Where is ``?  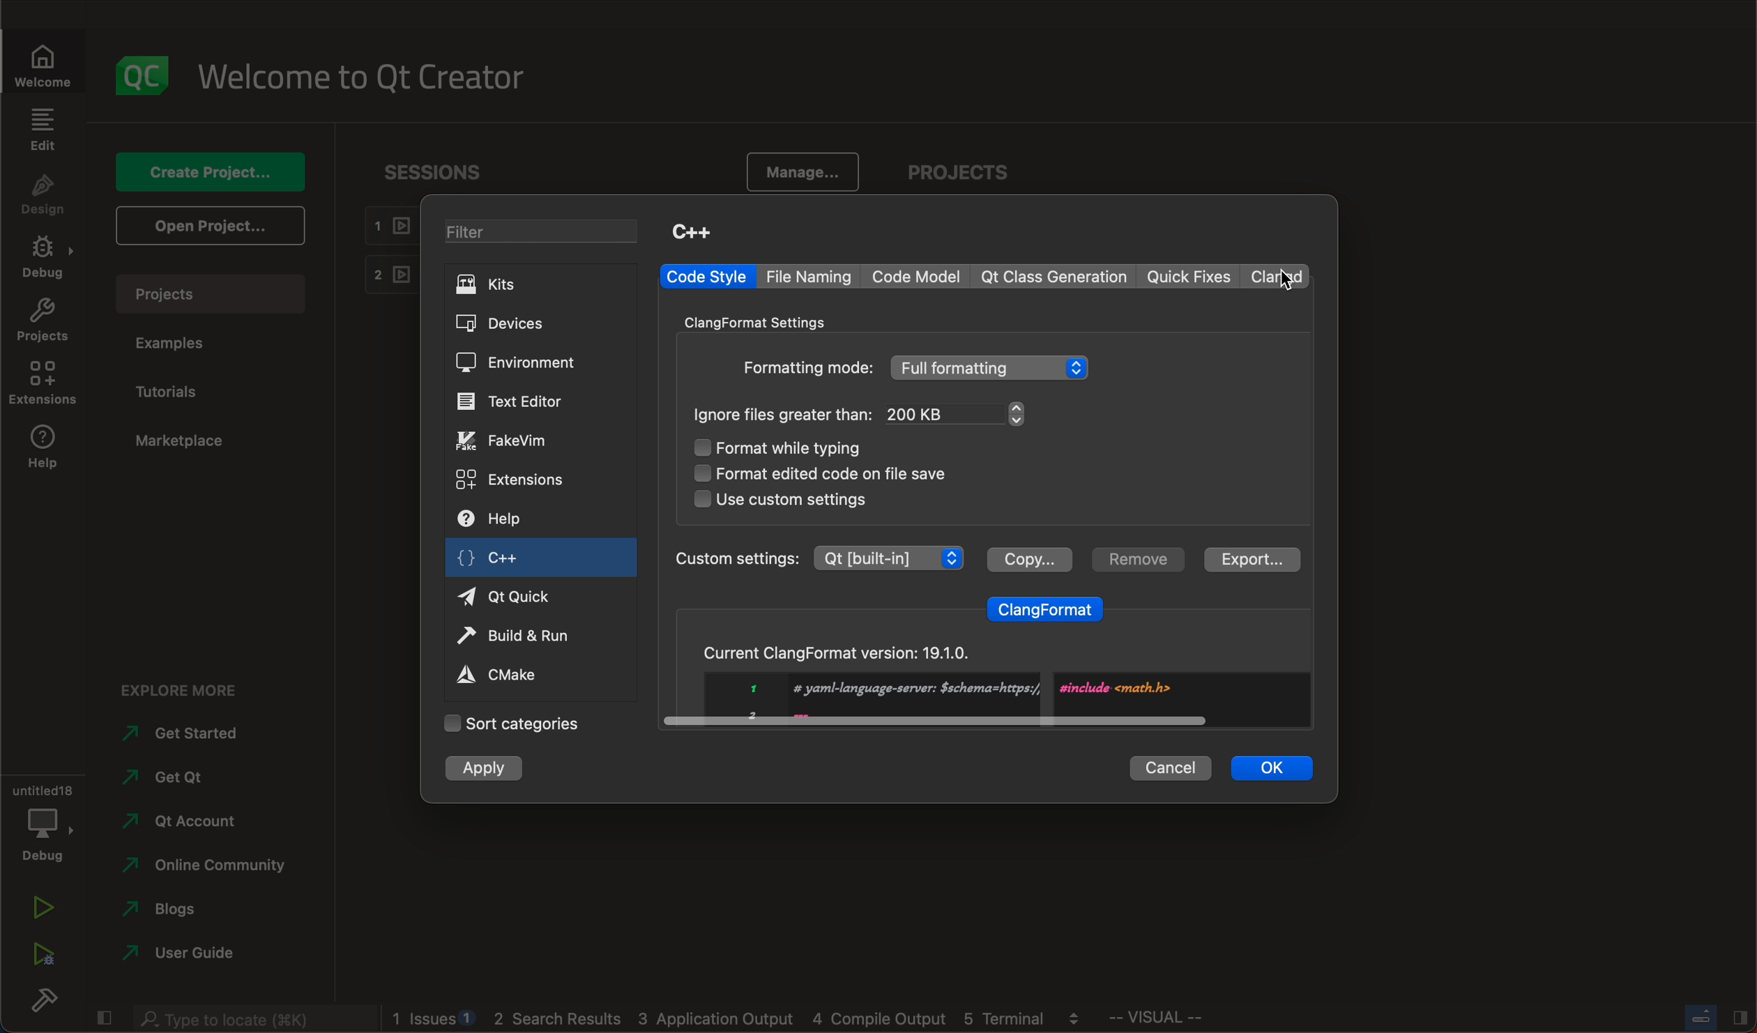  is located at coordinates (1172, 770).